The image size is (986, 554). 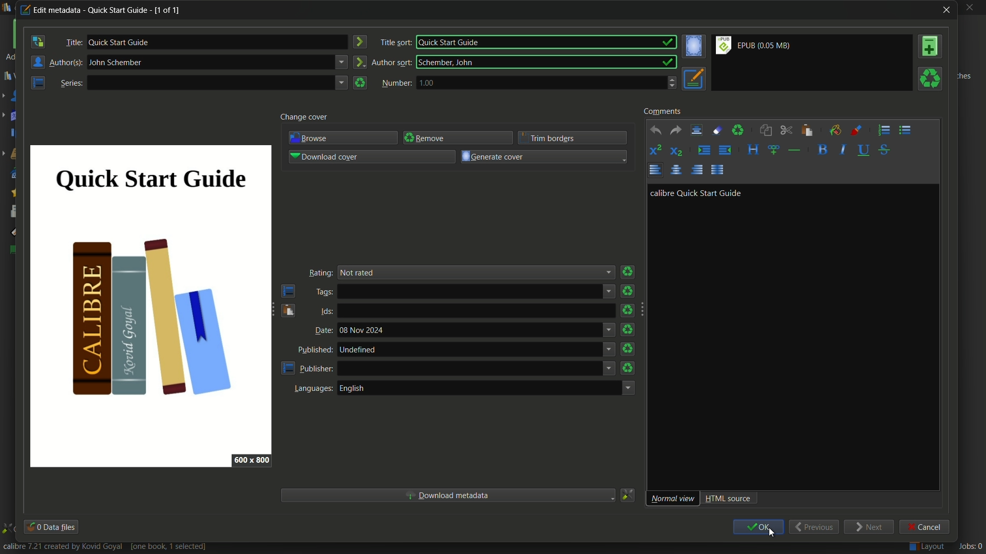 What do you see at coordinates (655, 151) in the screenshot?
I see `superscript` at bounding box center [655, 151].